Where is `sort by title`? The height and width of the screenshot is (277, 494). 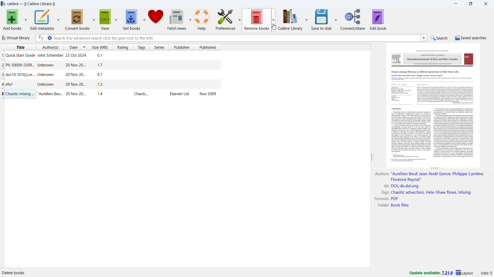 sort by title is located at coordinates (18, 47).